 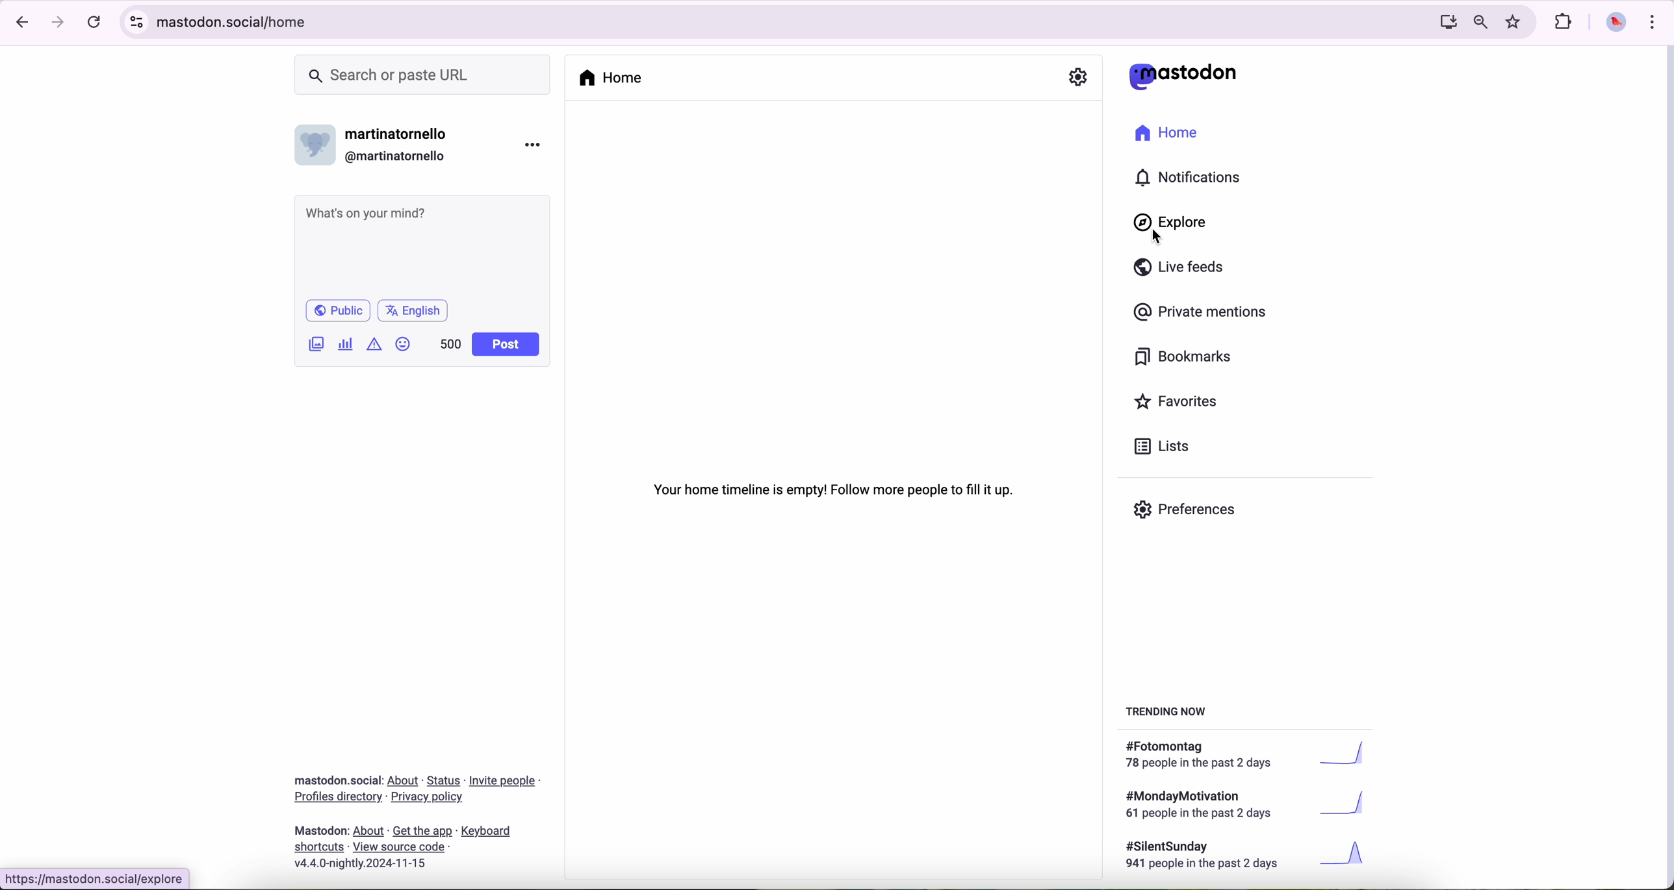 What do you see at coordinates (413, 310) in the screenshot?
I see `language` at bounding box center [413, 310].